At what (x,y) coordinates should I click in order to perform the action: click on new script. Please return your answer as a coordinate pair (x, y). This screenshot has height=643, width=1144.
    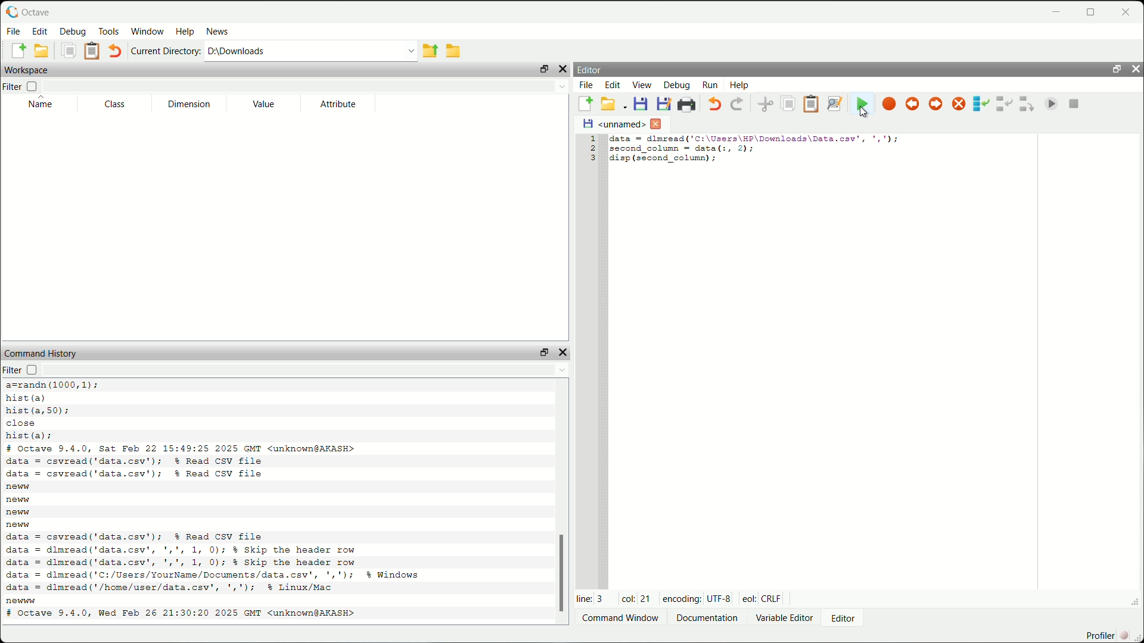
    Looking at the image, I should click on (15, 51).